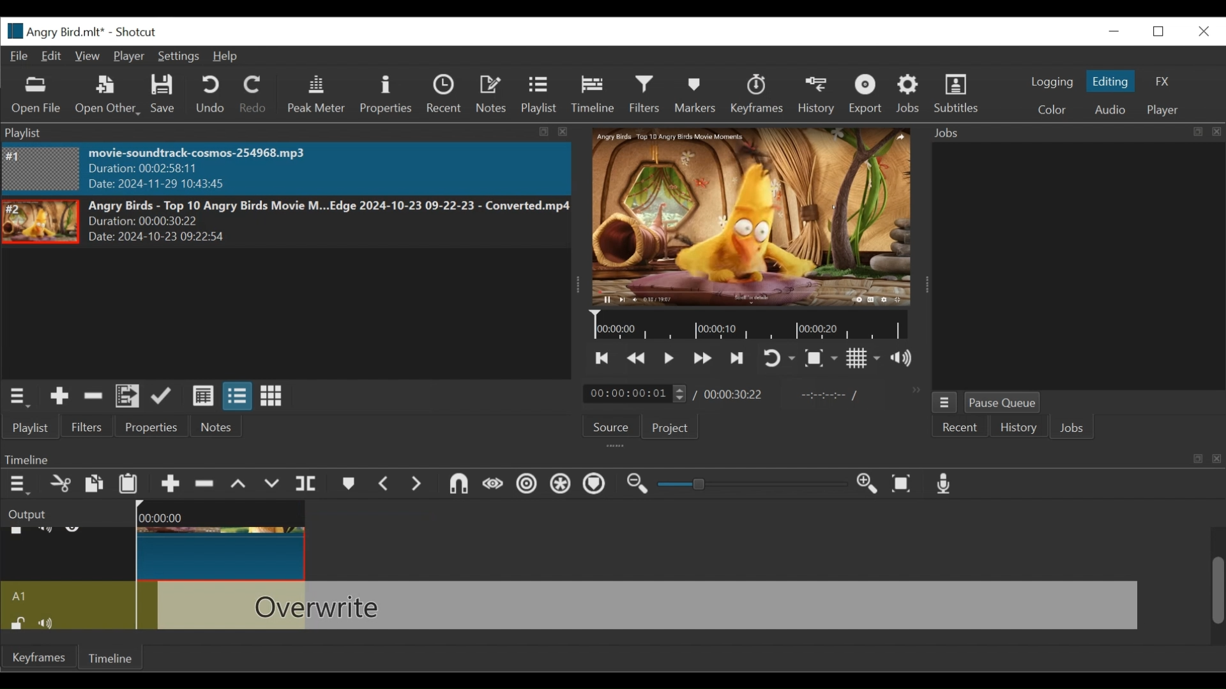 Image resolution: width=1226 pixels, height=689 pixels. Describe the element at coordinates (649, 605) in the screenshot. I see `Overwrite` at that location.